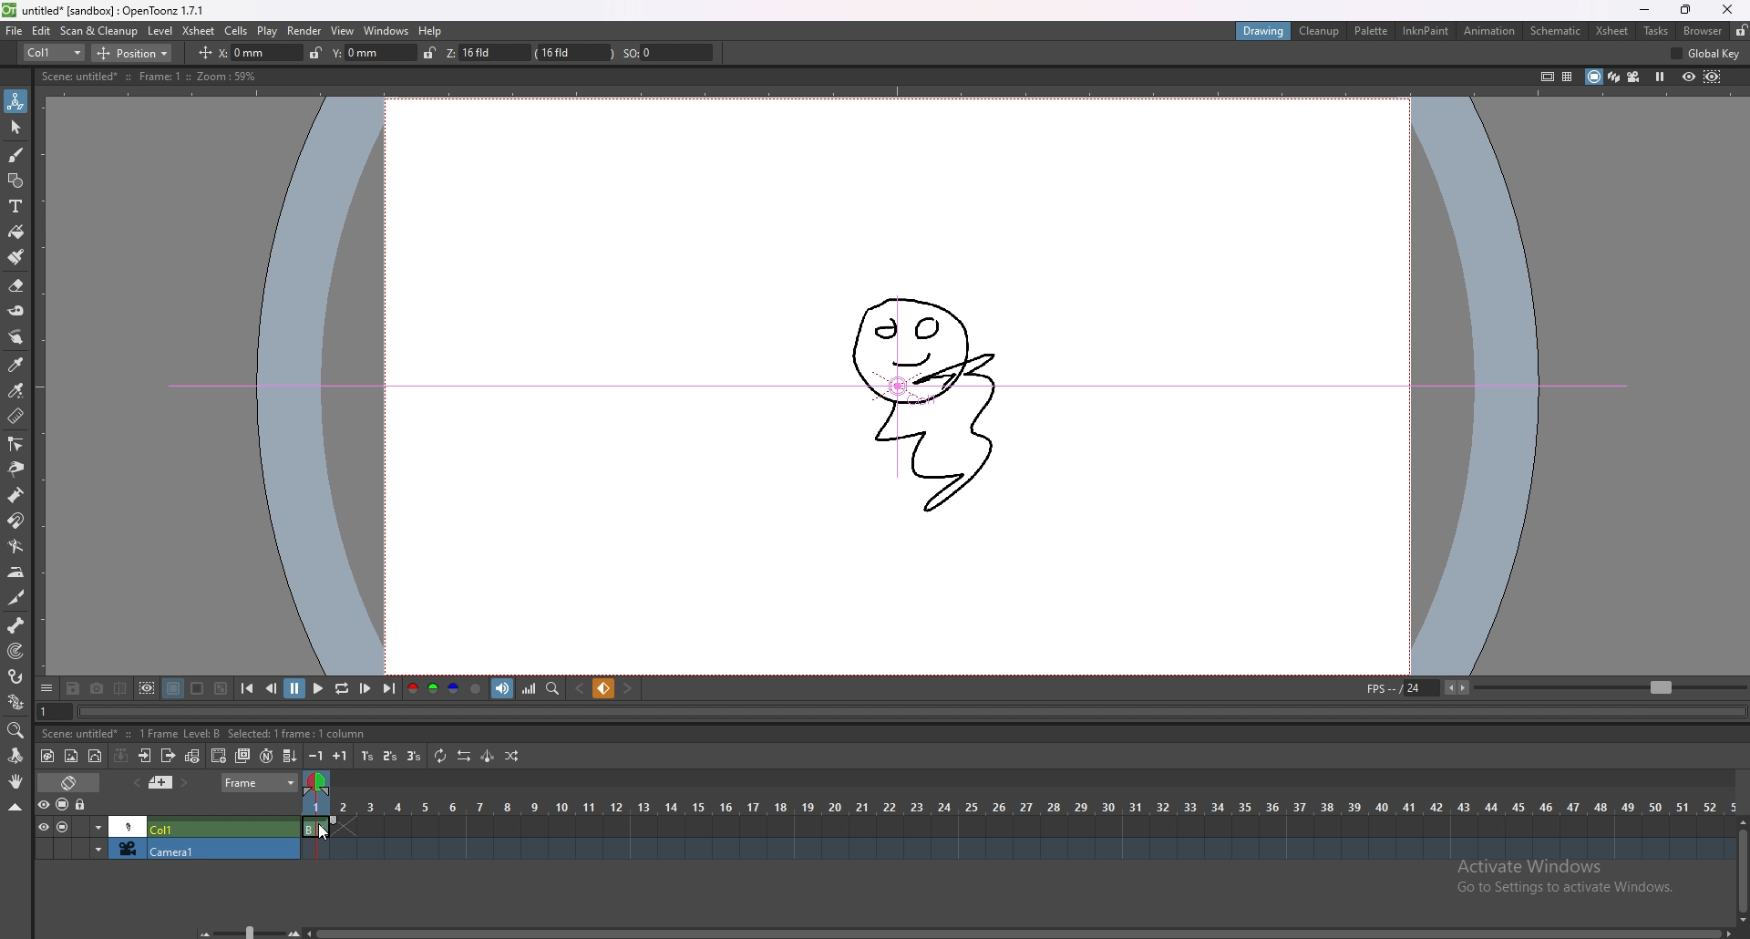 The height and width of the screenshot is (939, 1750). Describe the element at coordinates (161, 851) in the screenshot. I see `camera 1` at that location.